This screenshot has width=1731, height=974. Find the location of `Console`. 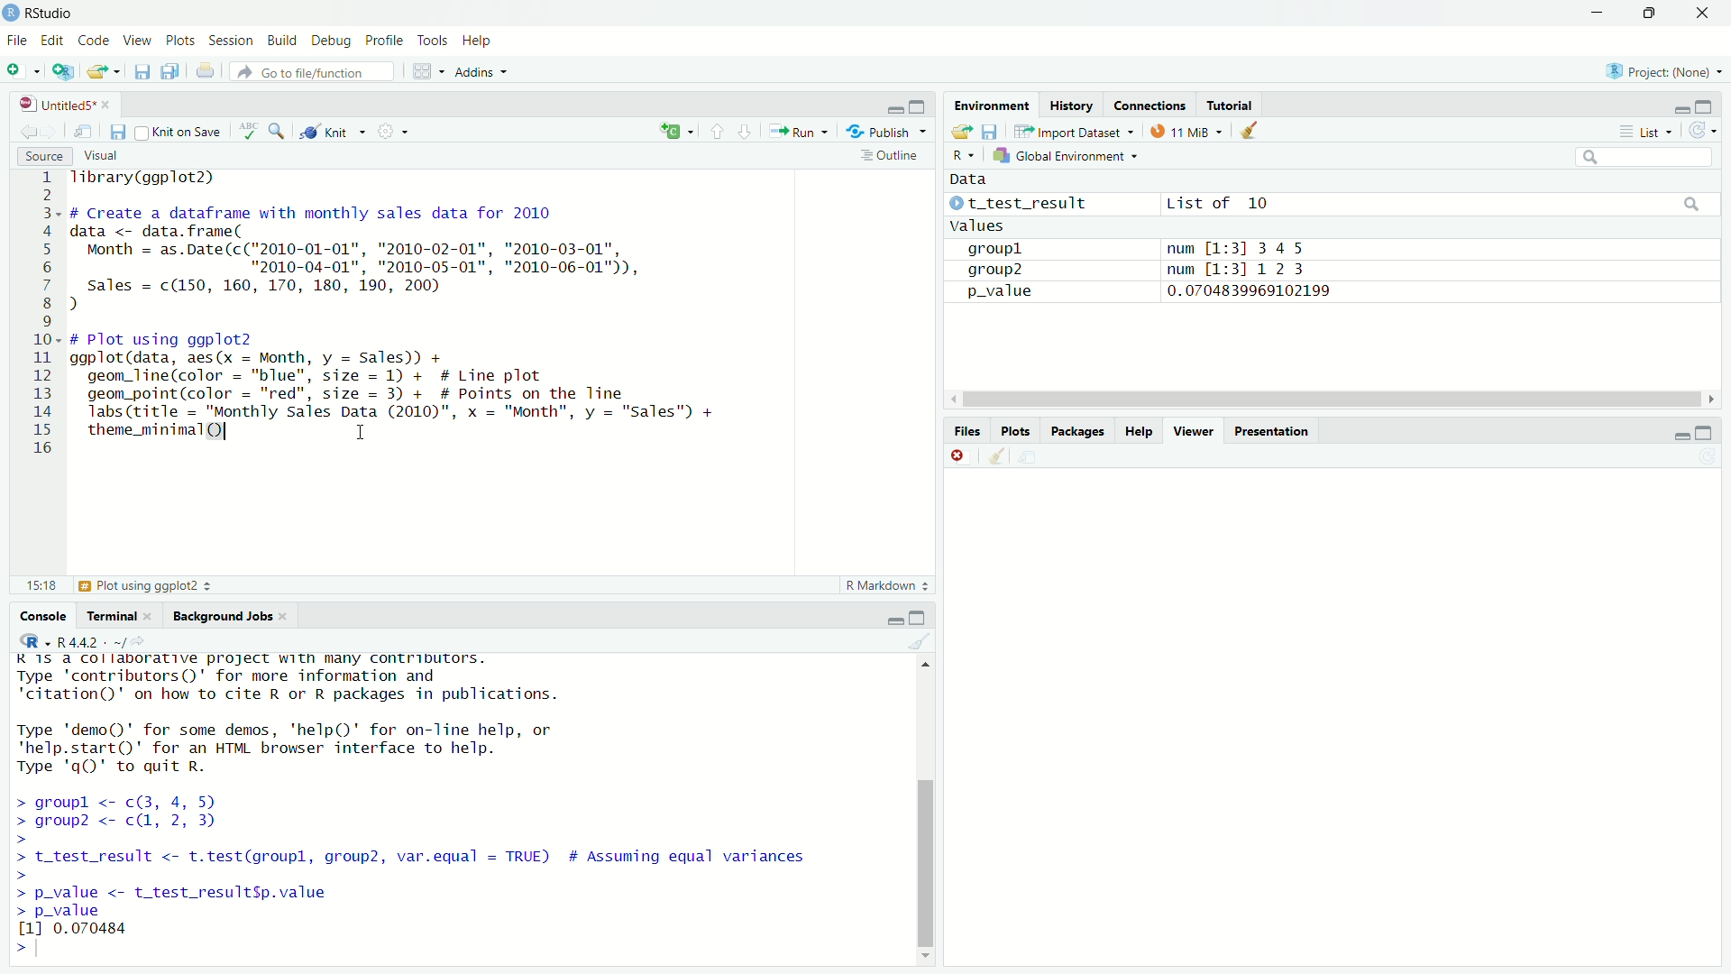

Console is located at coordinates (41, 613).